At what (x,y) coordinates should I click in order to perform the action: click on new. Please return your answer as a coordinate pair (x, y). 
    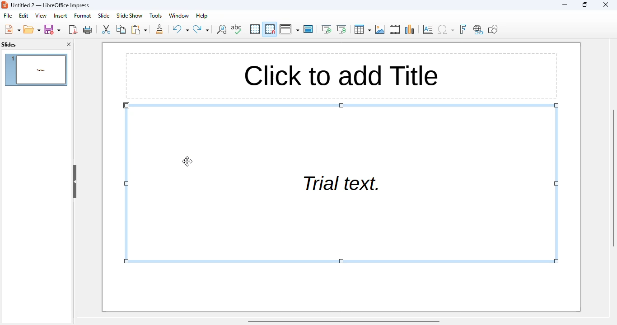
    Looking at the image, I should click on (52, 30).